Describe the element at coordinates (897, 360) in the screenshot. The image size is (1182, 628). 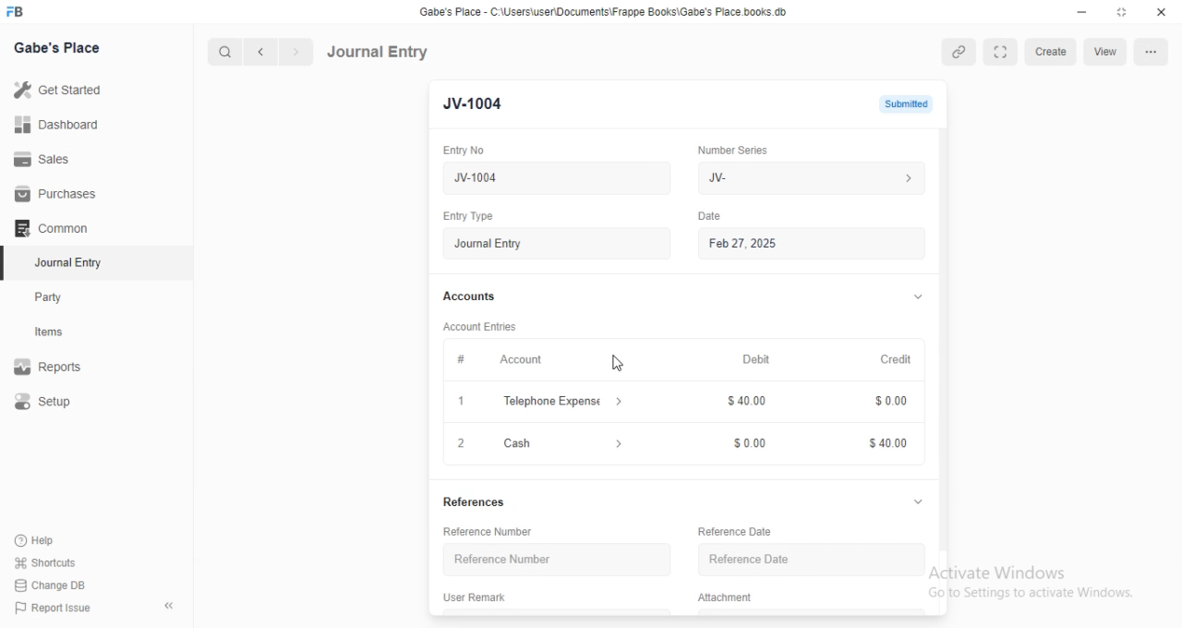
I see `Credit` at that location.